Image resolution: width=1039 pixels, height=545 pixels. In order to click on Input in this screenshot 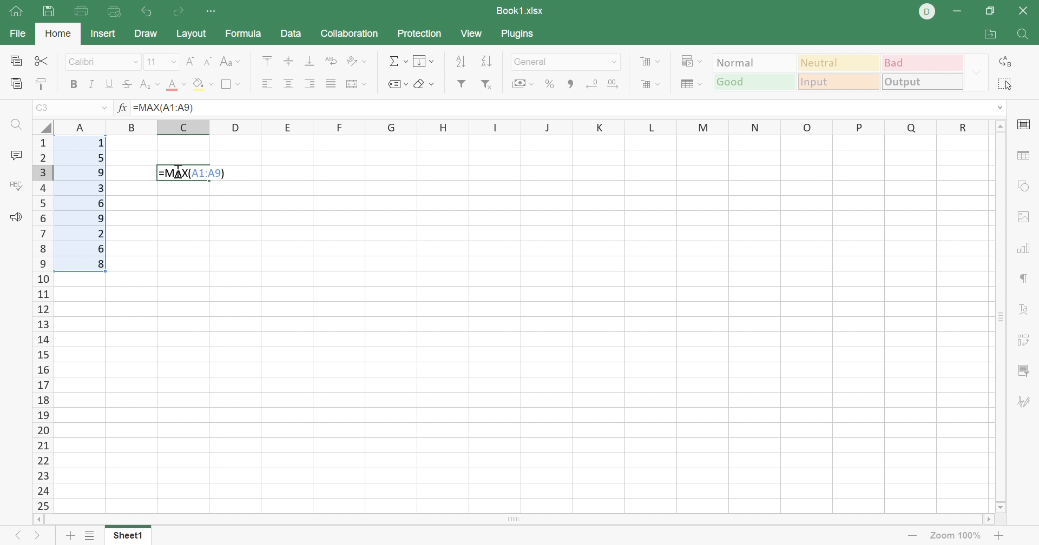, I will do `click(839, 82)`.